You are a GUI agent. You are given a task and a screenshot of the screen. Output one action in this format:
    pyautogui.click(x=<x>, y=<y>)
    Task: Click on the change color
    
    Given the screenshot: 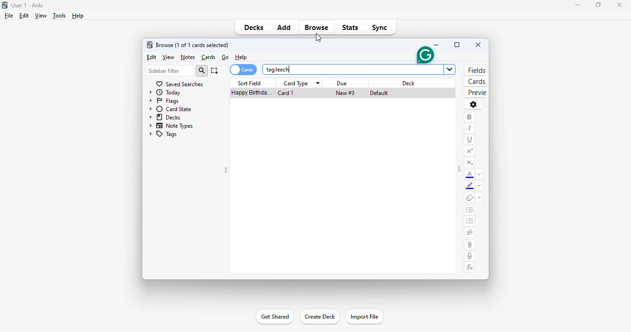 What is the action you would take?
    pyautogui.click(x=479, y=186)
    